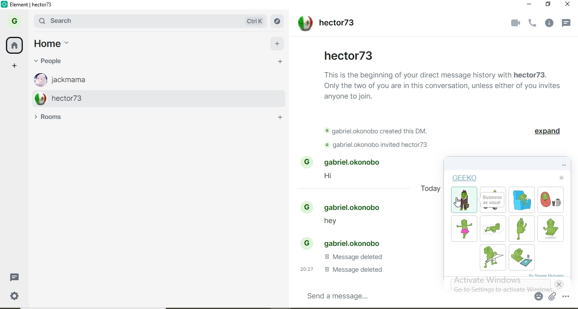  I want to click on sticker, so click(520, 228).